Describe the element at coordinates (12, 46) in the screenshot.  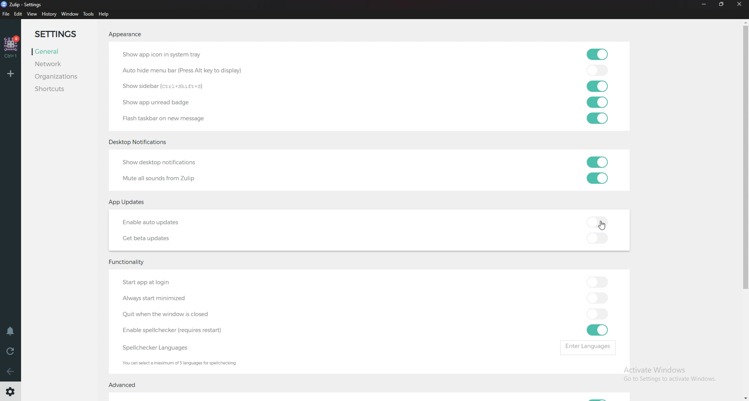
I see `Home` at that location.